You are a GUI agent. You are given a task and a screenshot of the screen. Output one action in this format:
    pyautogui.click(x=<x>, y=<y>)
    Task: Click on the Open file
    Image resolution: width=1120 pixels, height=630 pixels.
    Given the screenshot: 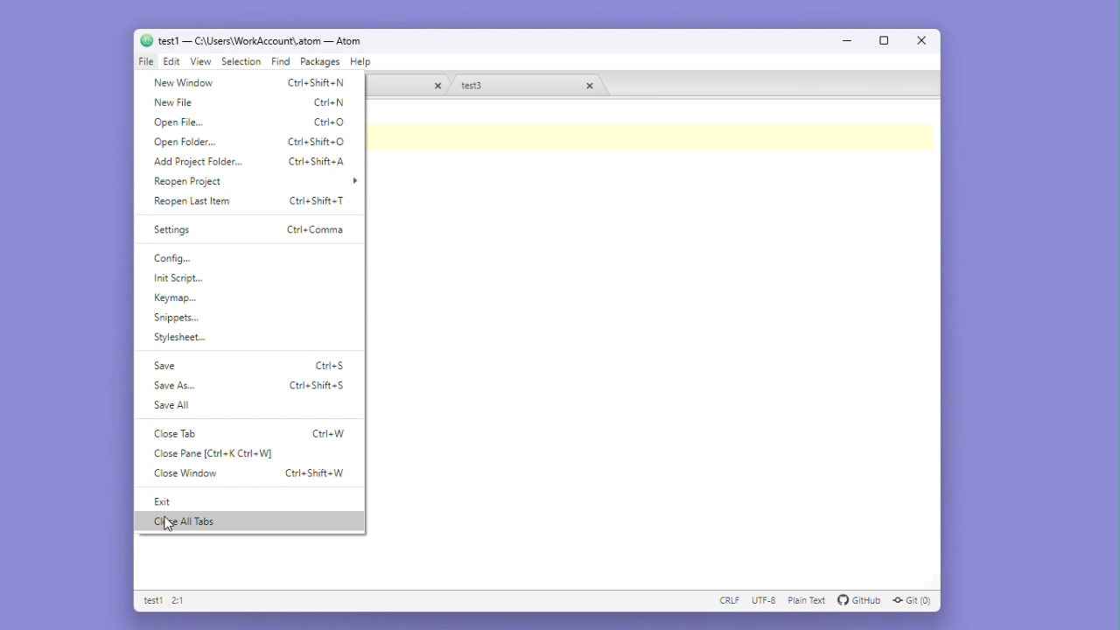 What is the action you would take?
    pyautogui.click(x=186, y=123)
    